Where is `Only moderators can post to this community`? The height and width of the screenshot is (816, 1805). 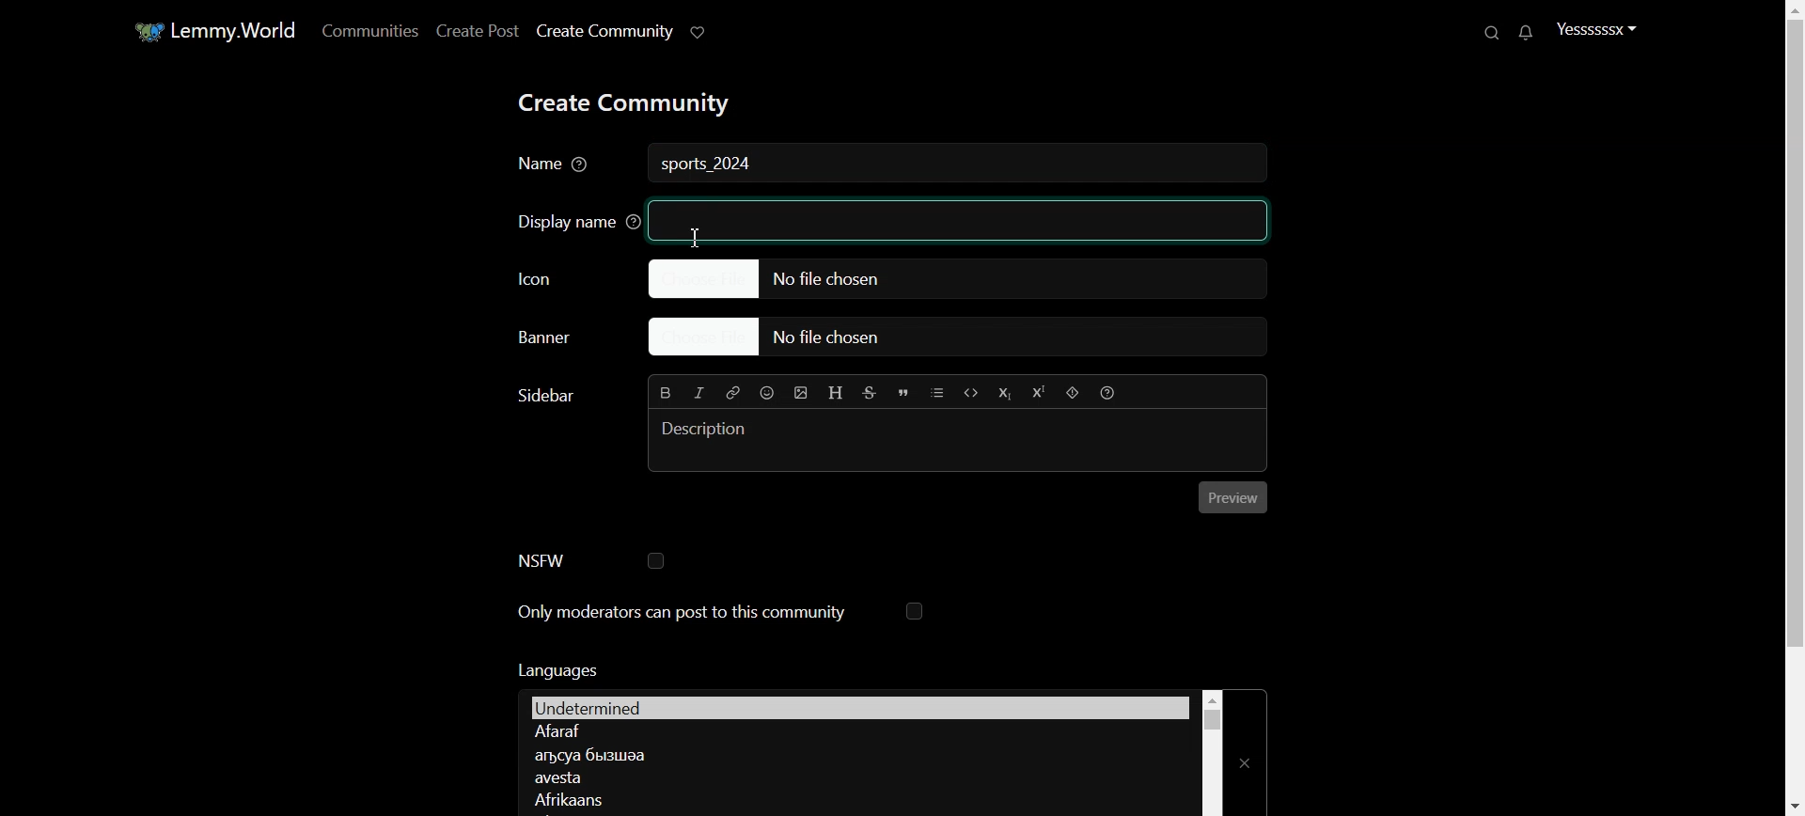 Only moderators can post to this community is located at coordinates (721, 613).